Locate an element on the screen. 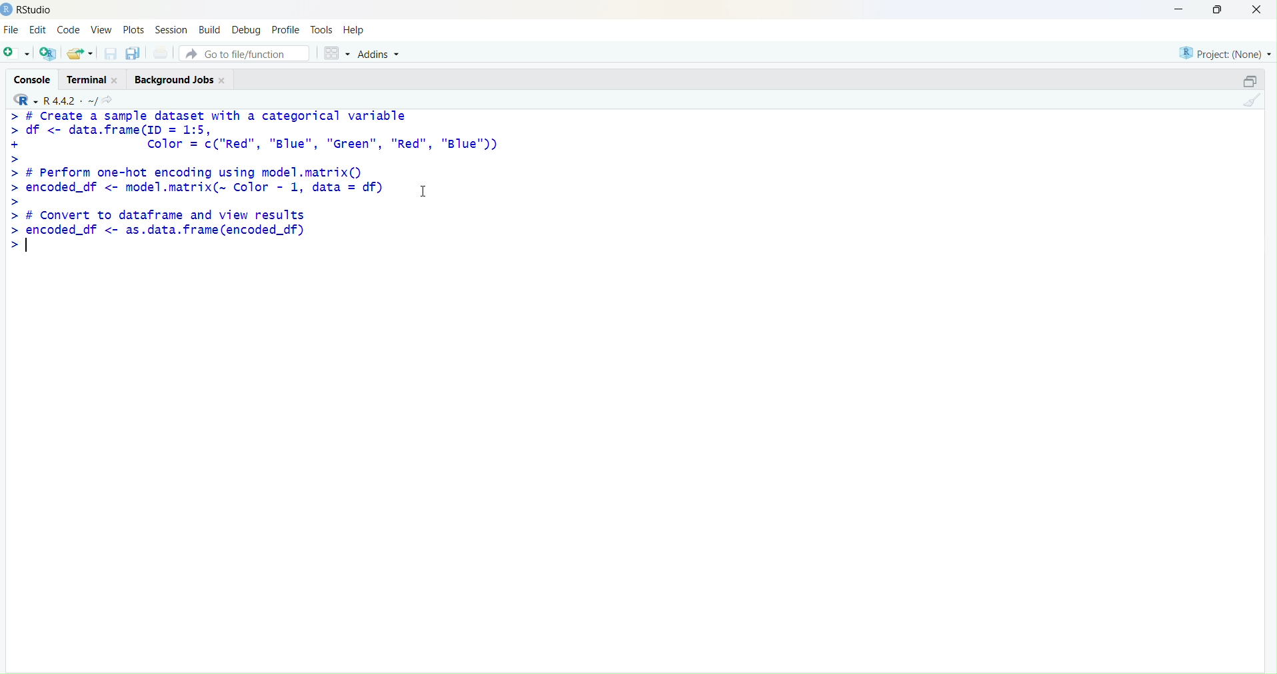 Image resolution: width=1277 pixels, height=674 pixels. add file as is located at coordinates (19, 53).